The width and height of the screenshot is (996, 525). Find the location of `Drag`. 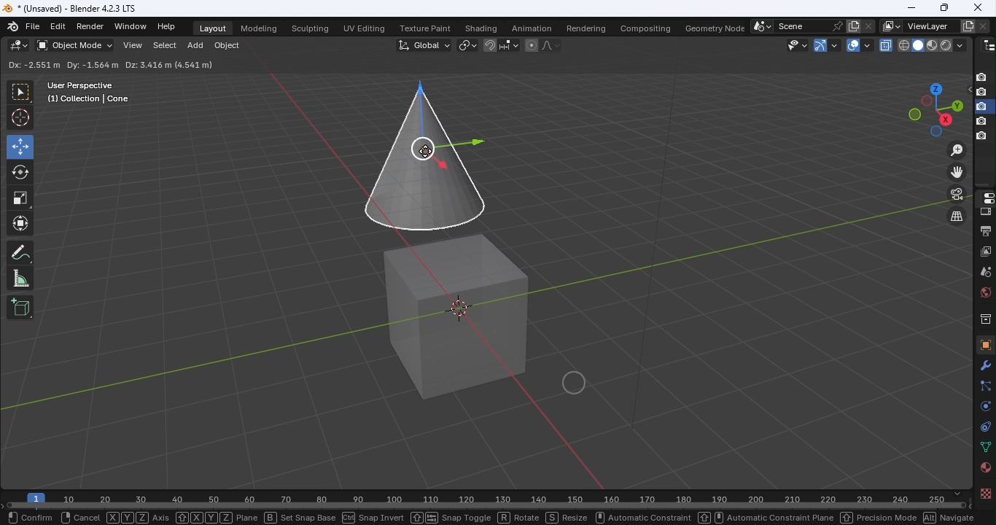

Drag is located at coordinates (147, 64).